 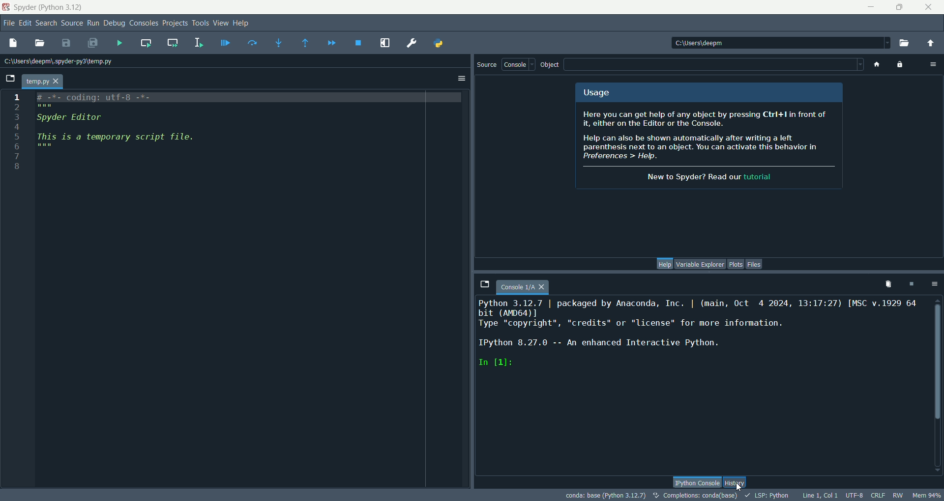 What do you see at coordinates (486, 64) in the screenshot?
I see `source` at bounding box center [486, 64].